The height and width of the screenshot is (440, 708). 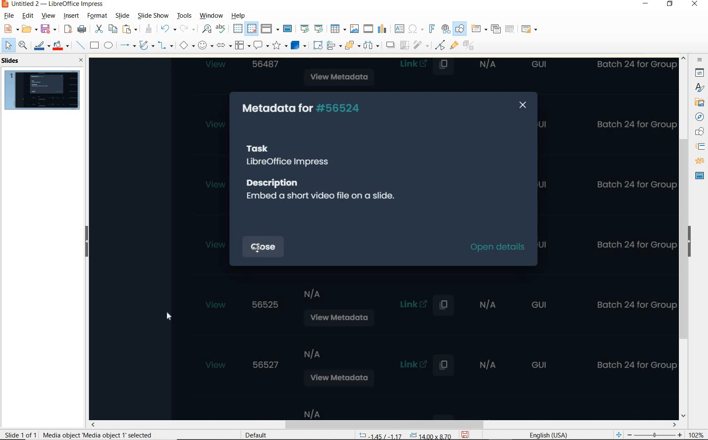 I want to click on cursor, so click(x=169, y=316).